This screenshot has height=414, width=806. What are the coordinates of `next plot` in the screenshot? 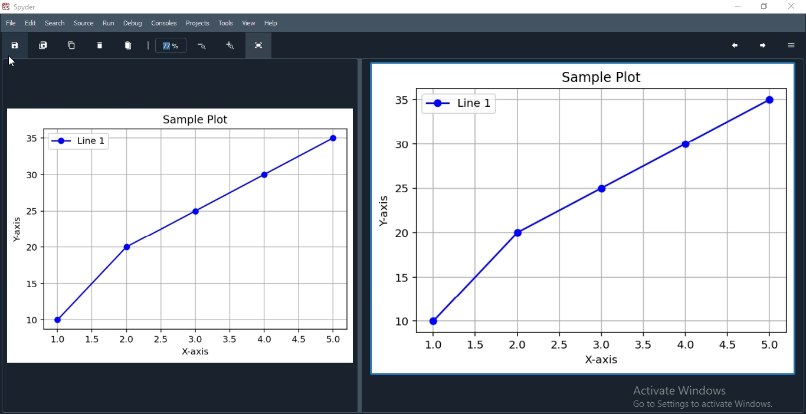 It's located at (764, 45).